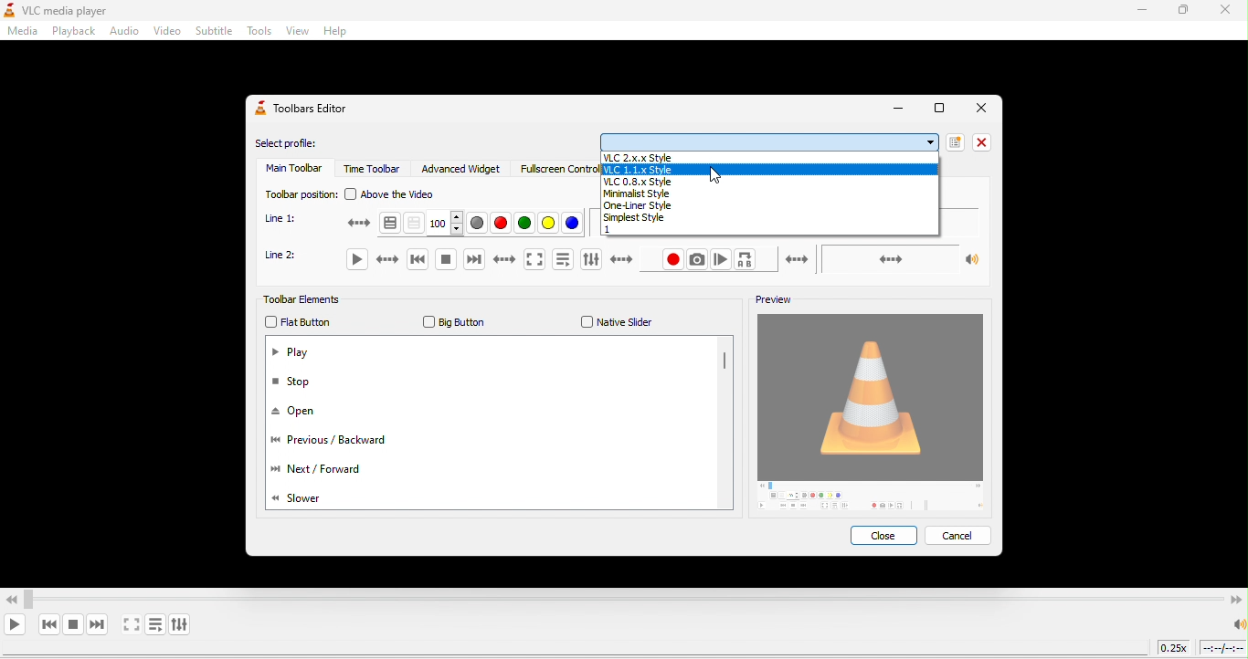  I want to click on red, so click(502, 224).